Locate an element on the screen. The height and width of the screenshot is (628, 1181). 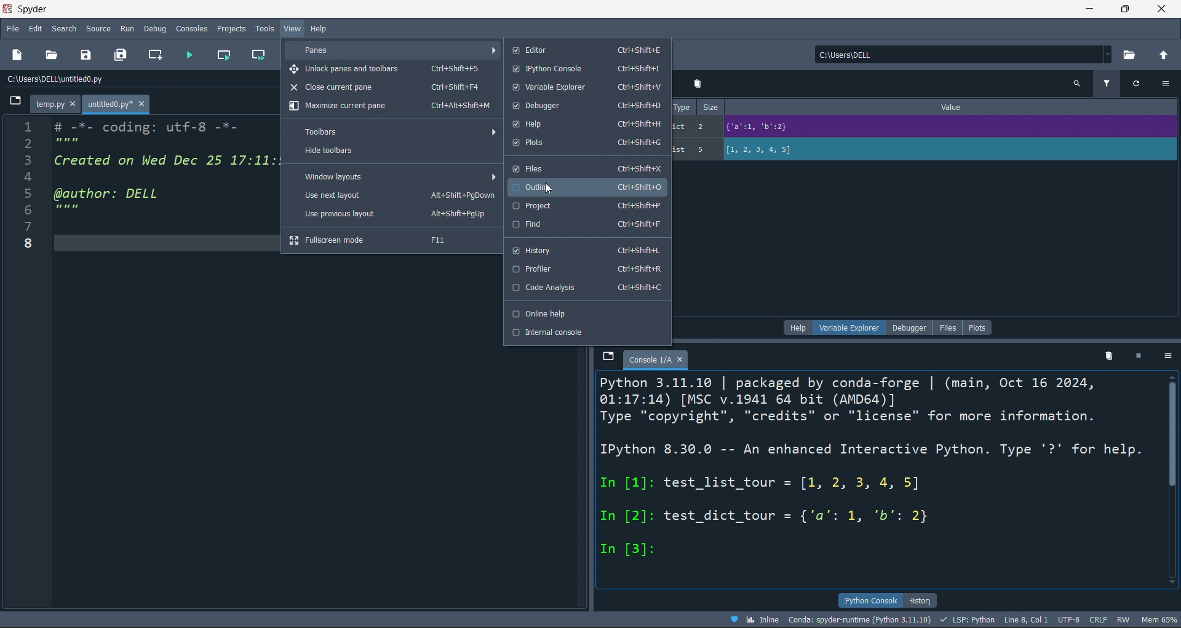
open parent directory is located at coordinates (1167, 55).